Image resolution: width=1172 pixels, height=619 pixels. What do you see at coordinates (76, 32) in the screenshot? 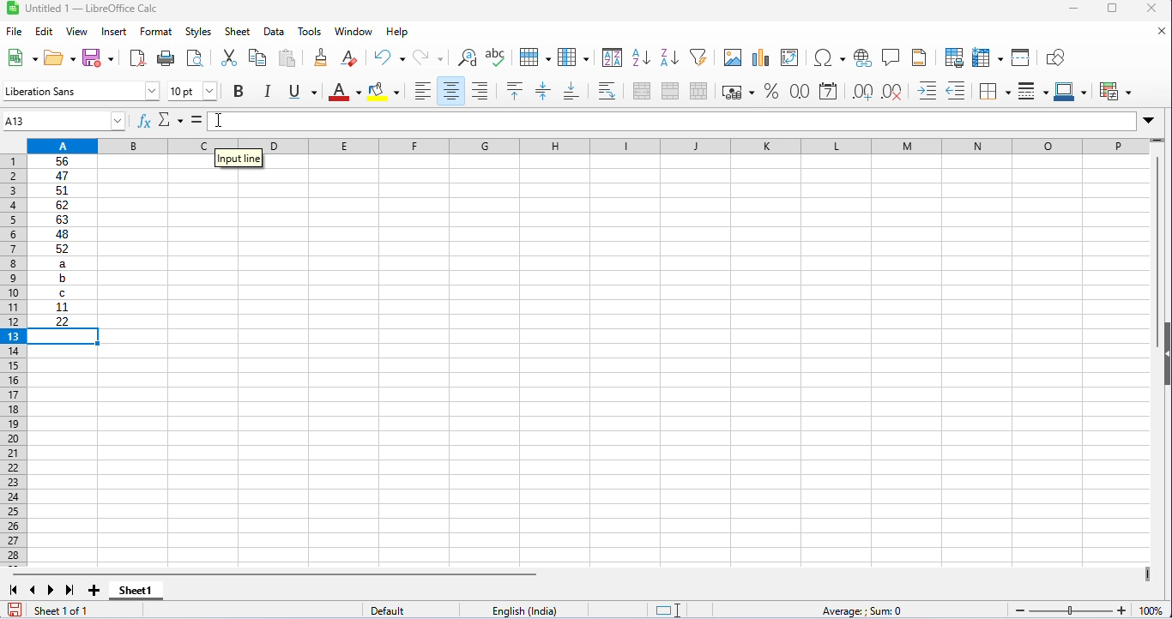
I see `view` at bounding box center [76, 32].